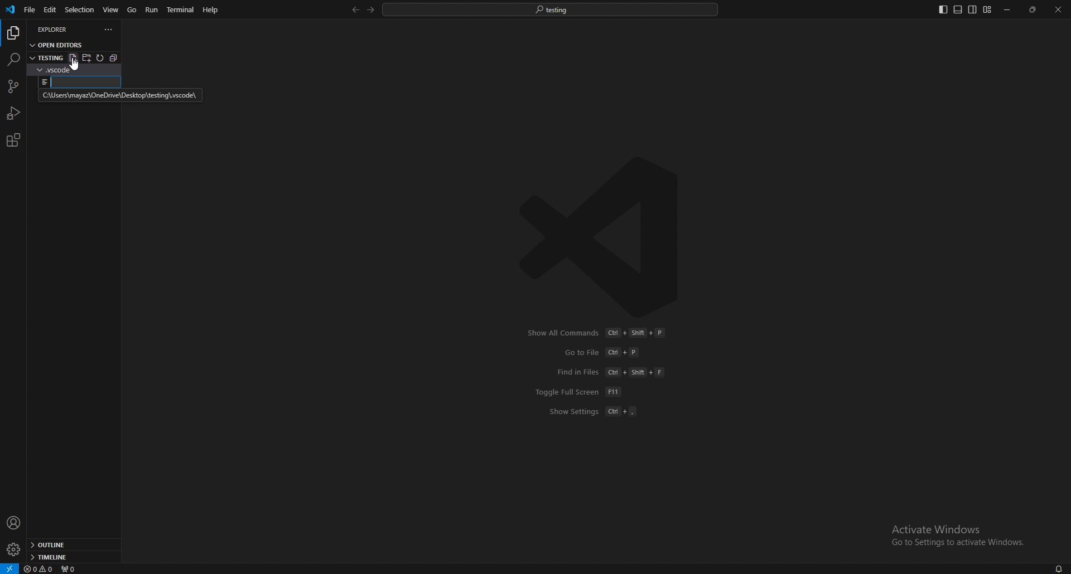 The image size is (1071, 574). What do you see at coordinates (606, 237) in the screenshot?
I see `vscode logo` at bounding box center [606, 237].